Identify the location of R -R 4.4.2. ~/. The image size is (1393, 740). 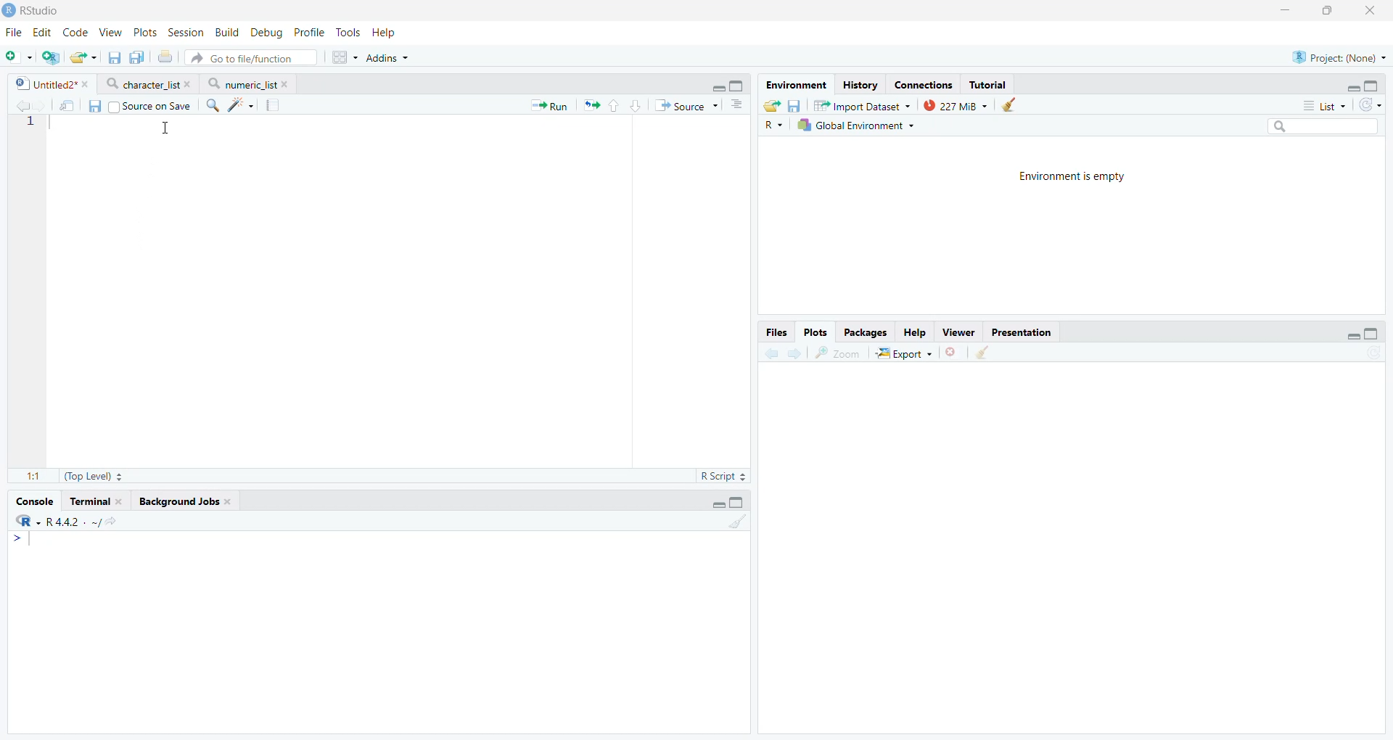
(66, 521).